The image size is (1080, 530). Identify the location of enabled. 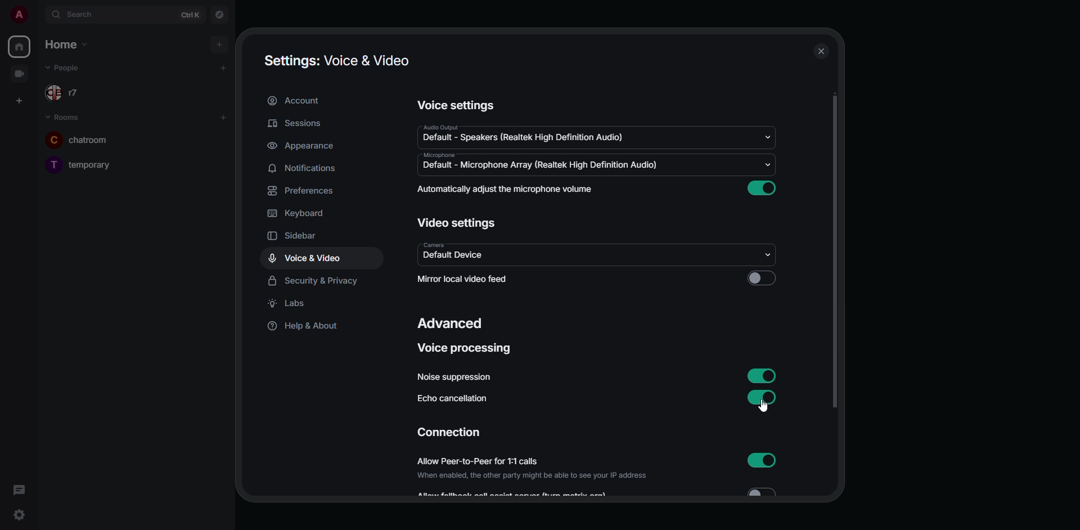
(764, 460).